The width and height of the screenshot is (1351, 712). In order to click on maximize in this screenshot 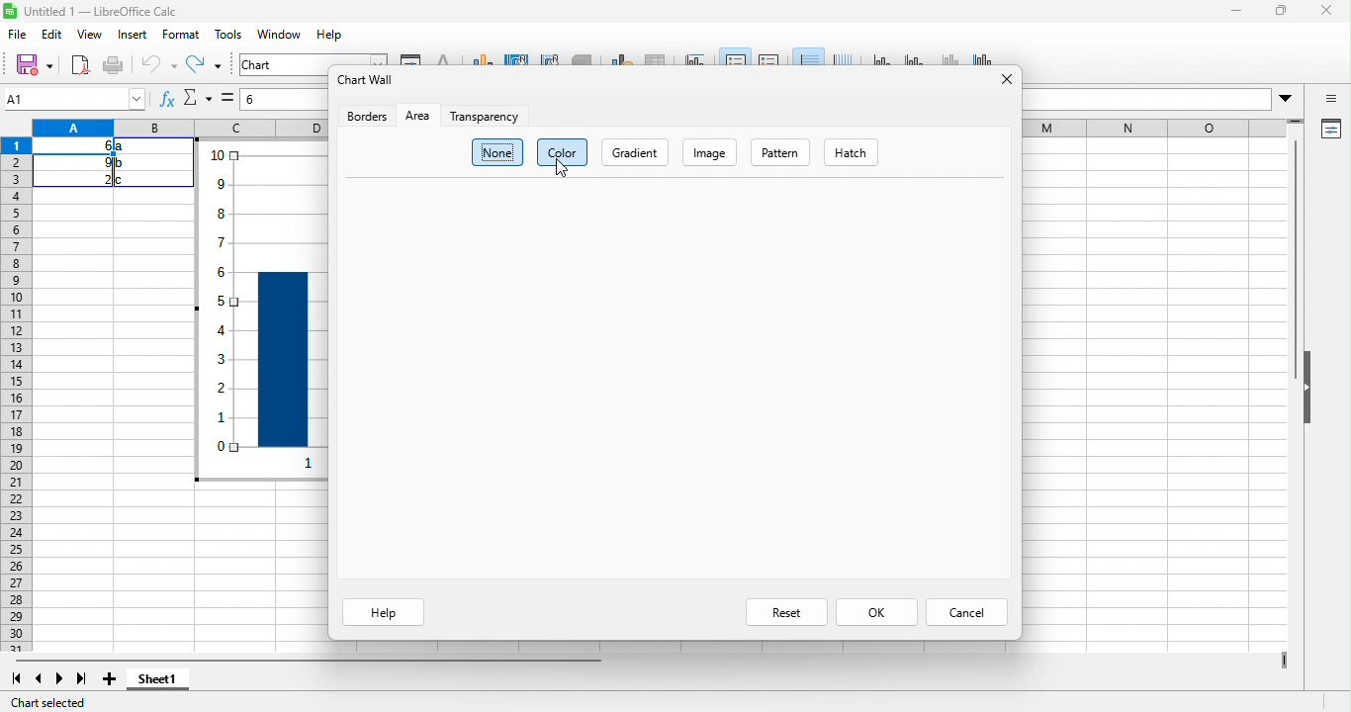, I will do `click(1280, 12)`.